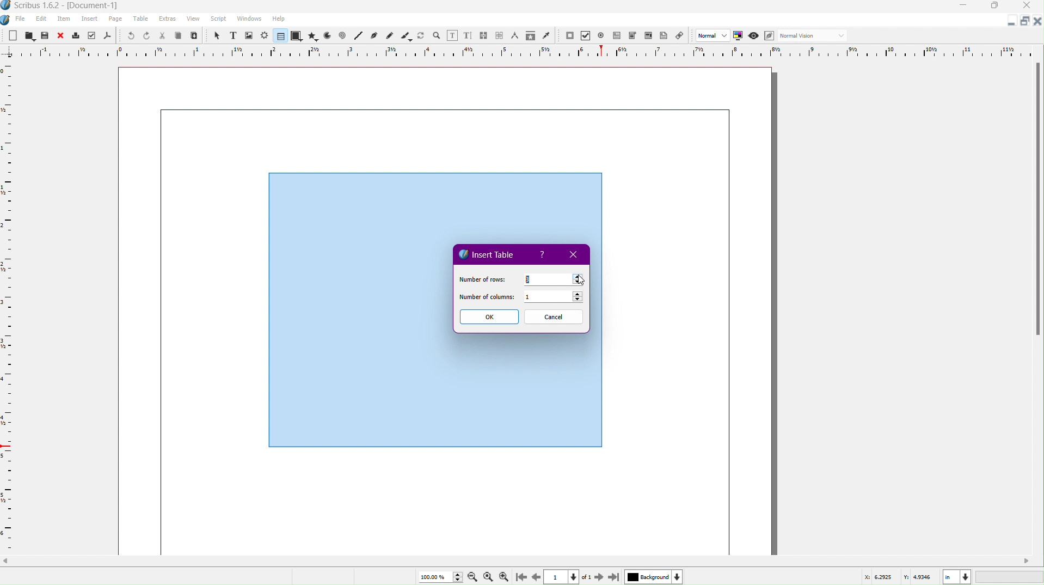  What do you see at coordinates (522, 561) in the screenshot?
I see `Scrollbar` at bounding box center [522, 561].